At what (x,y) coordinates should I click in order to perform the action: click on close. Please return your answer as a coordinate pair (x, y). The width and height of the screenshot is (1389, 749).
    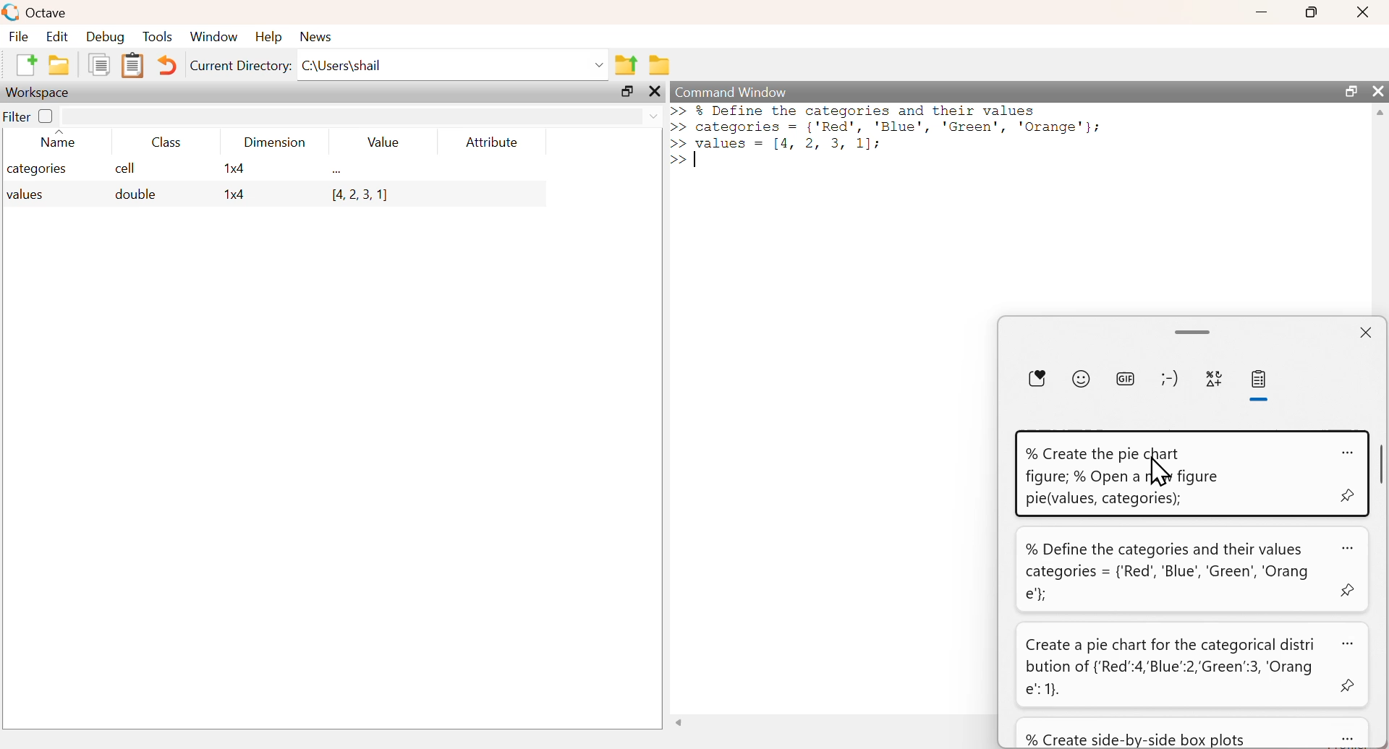
    Looking at the image, I should click on (655, 91).